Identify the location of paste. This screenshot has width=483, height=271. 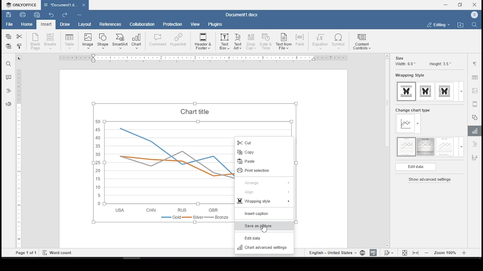
(9, 47).